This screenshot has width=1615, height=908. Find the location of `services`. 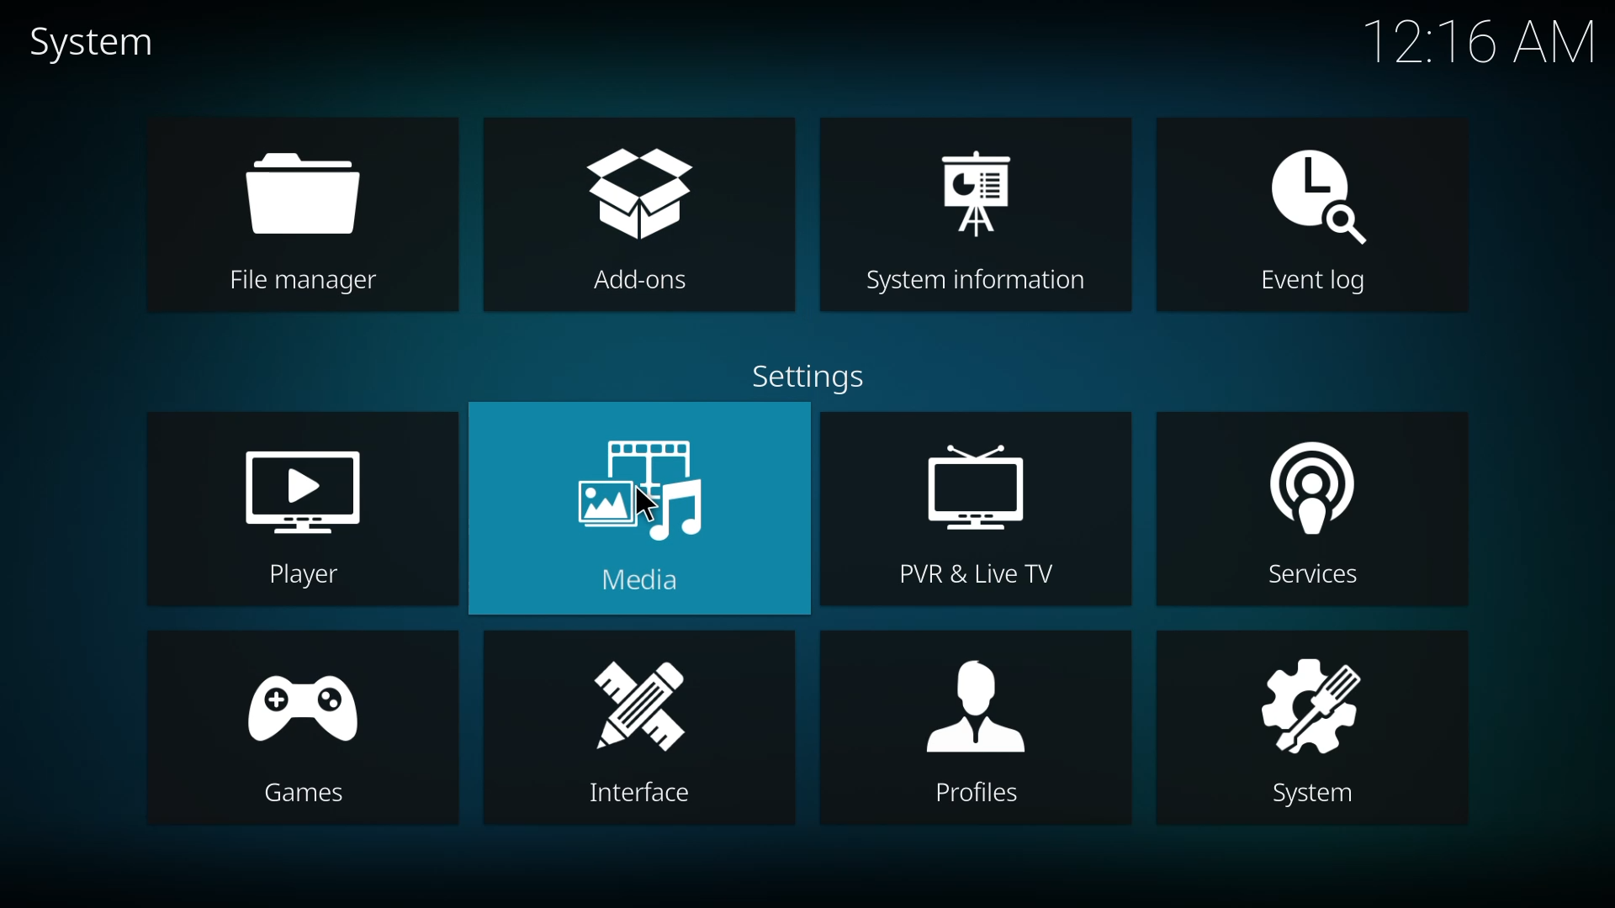

services is located at coordinates (1321, 490).